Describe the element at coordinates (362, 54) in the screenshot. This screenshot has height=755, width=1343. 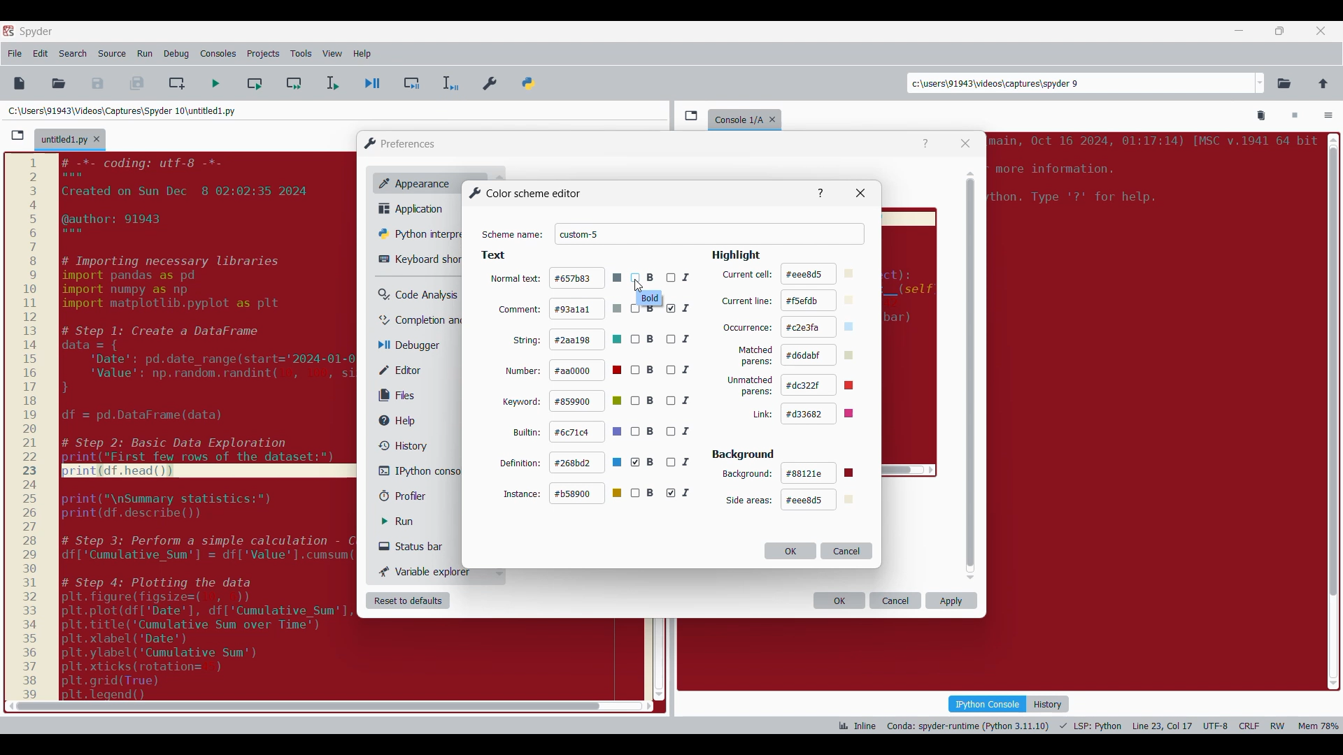
I see `Help menu` at that location.